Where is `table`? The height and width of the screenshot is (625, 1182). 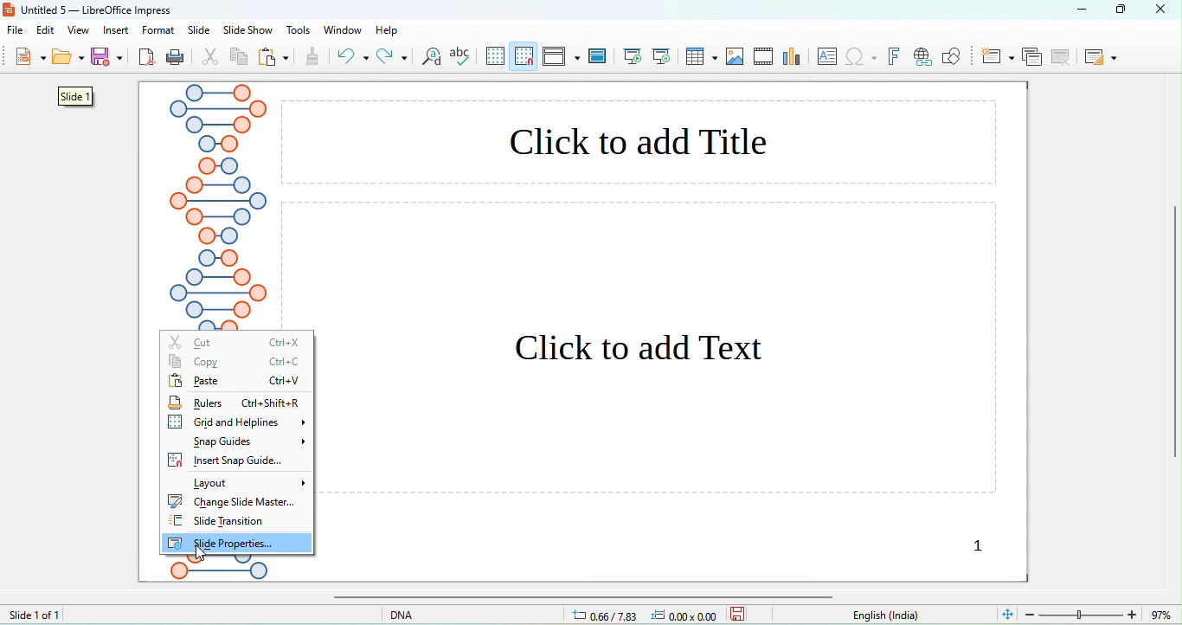
table is located at coordinates (701, 56).